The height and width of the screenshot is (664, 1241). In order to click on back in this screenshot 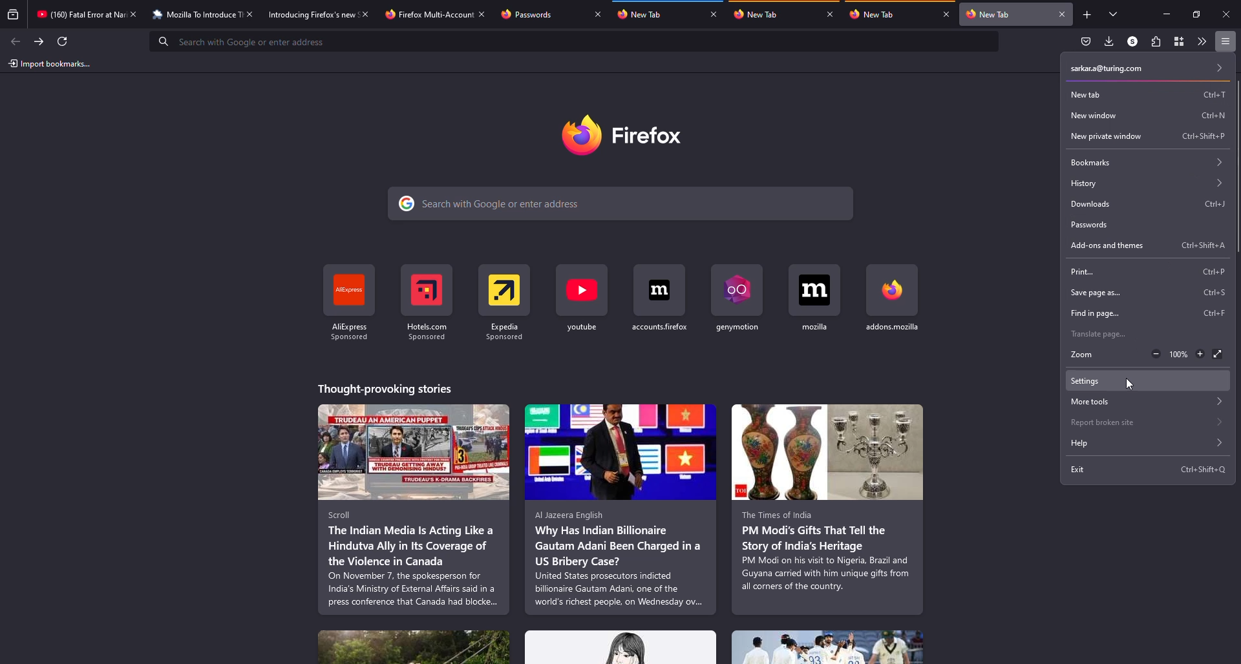, I will do `click(12, 39)`.